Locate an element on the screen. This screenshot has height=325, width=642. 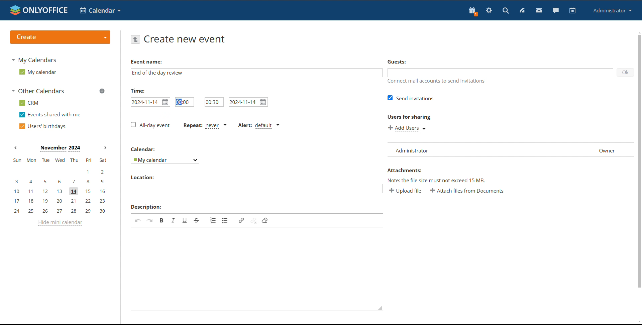
users for sharing is located at coordinates (409, 117).